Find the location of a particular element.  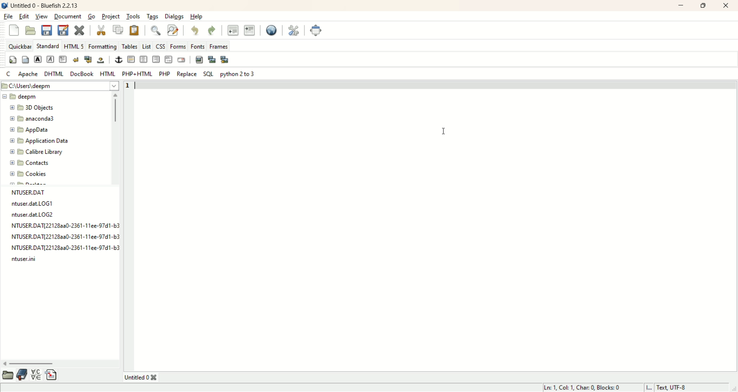

advance find and replace is located at coordinates (173, 31).